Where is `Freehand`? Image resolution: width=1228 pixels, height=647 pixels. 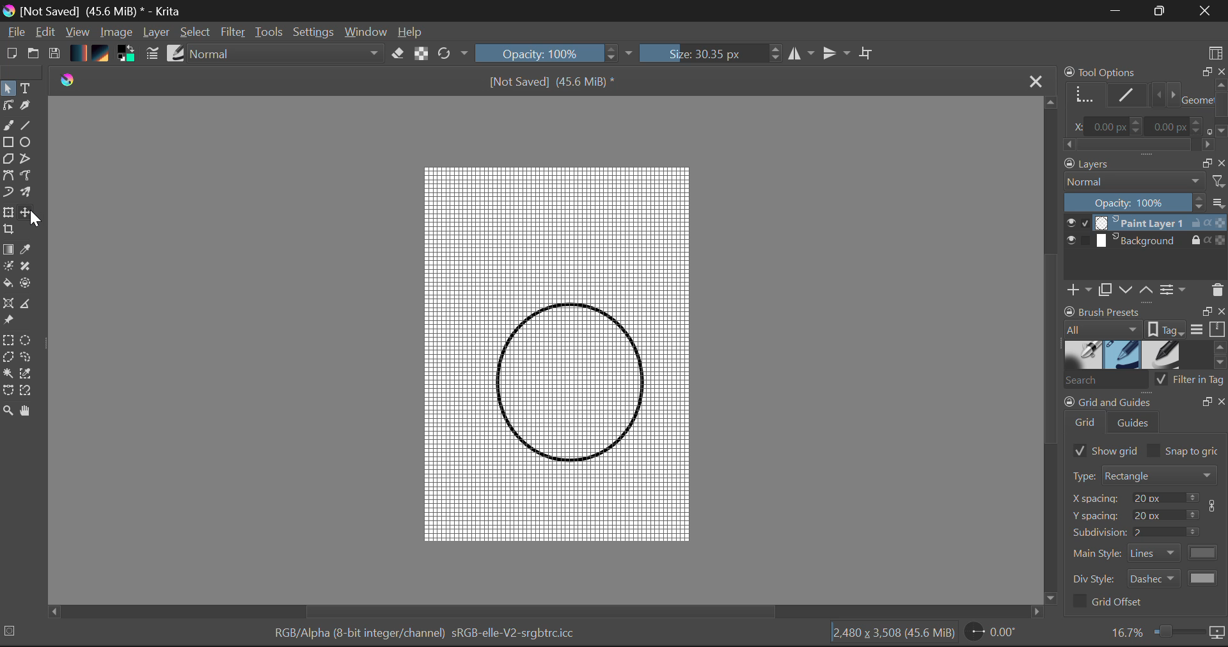
Freehand is located at coordinates (8, 126).